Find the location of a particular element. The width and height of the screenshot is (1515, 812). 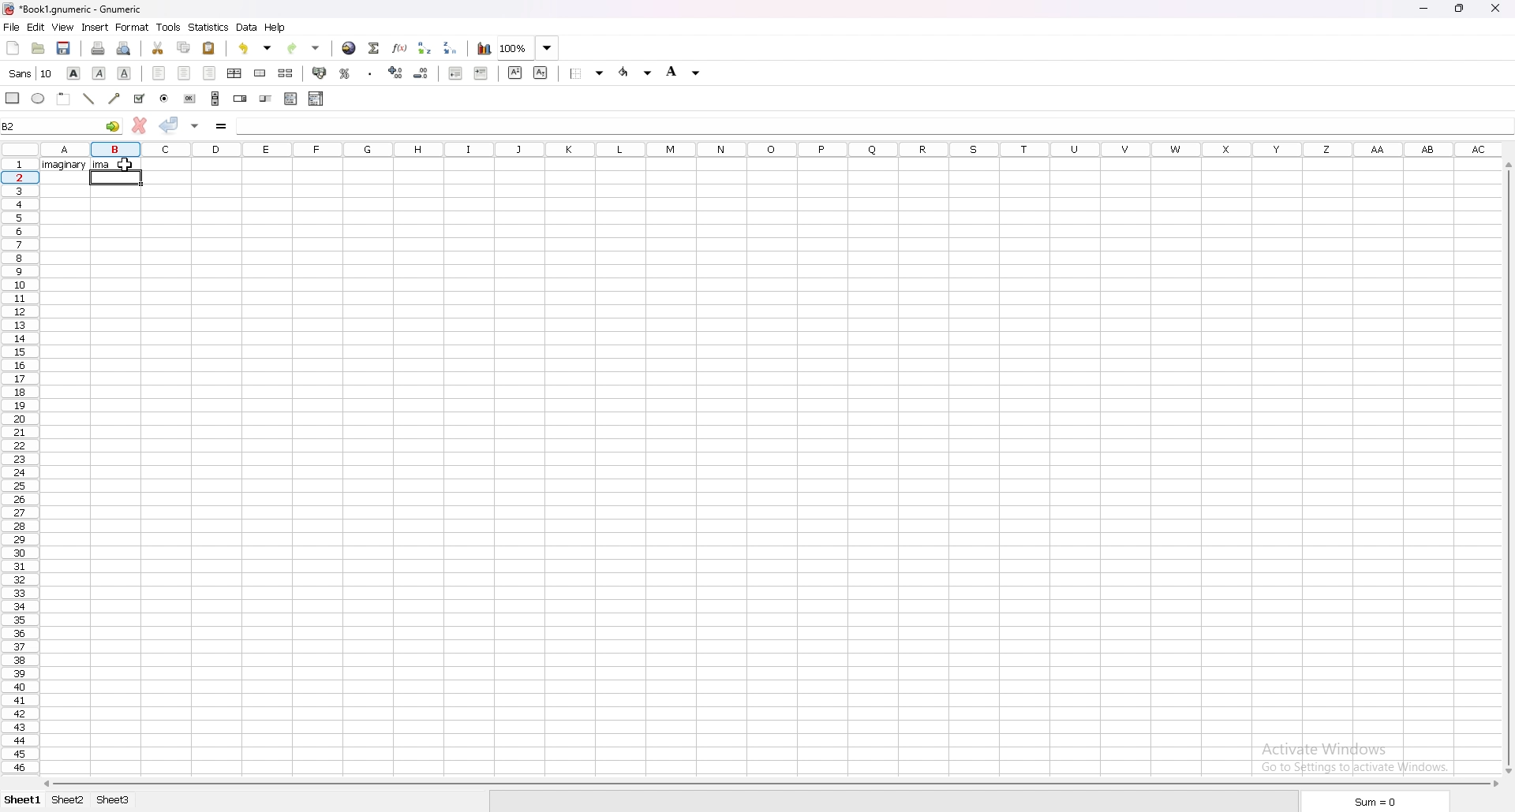

scroll bar is located at coordinates (216, 98).